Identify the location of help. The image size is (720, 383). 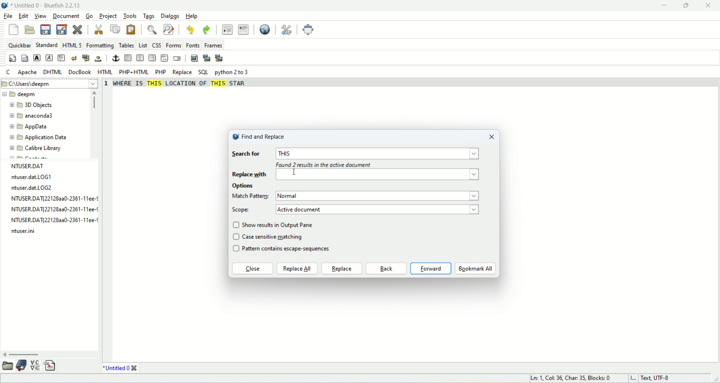
(191, 16).